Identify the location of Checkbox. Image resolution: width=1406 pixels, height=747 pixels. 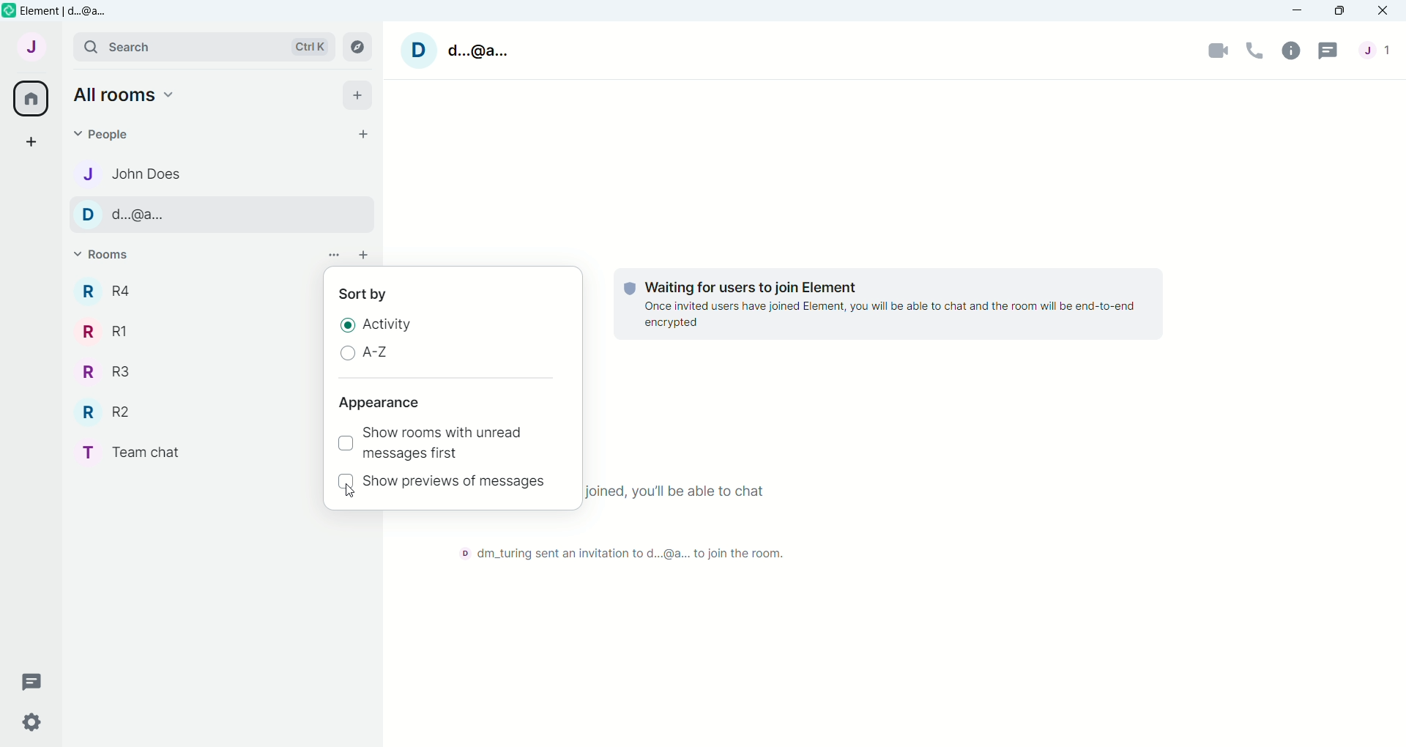
(345, 483).